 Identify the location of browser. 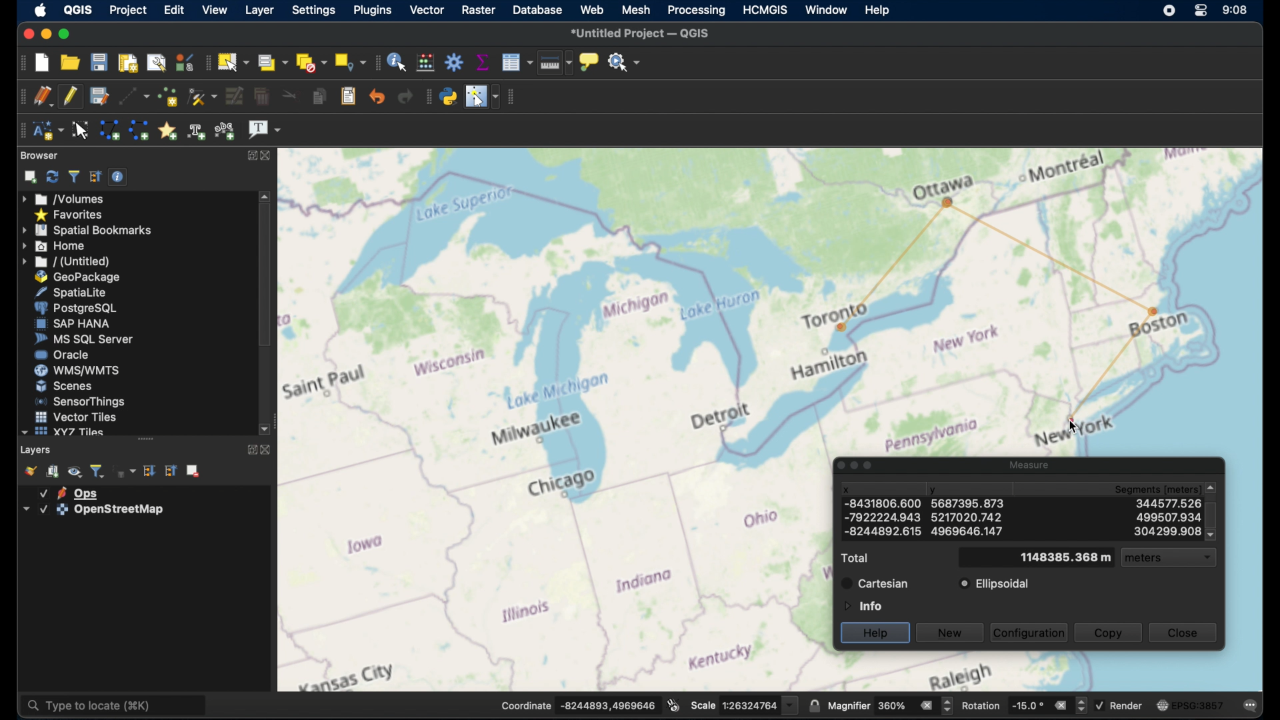
(41, 155).